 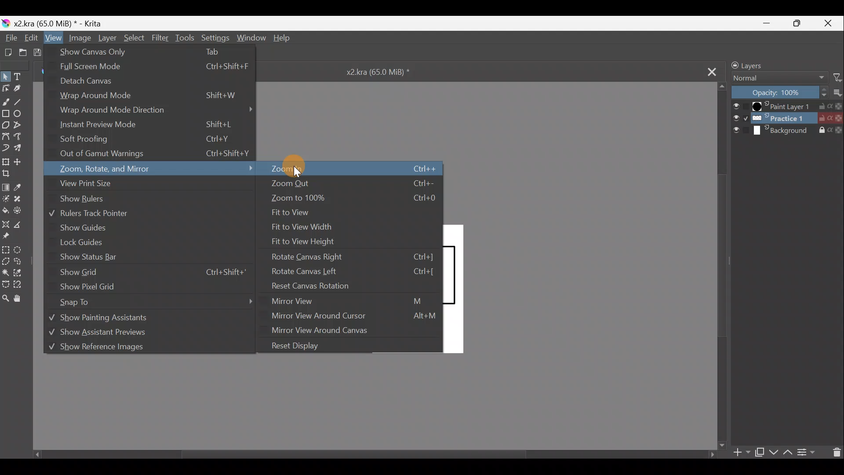 What do you see at coordinates (769, 22) in the screenshot?
I see `Minimize` at bounding box center [769, 22].